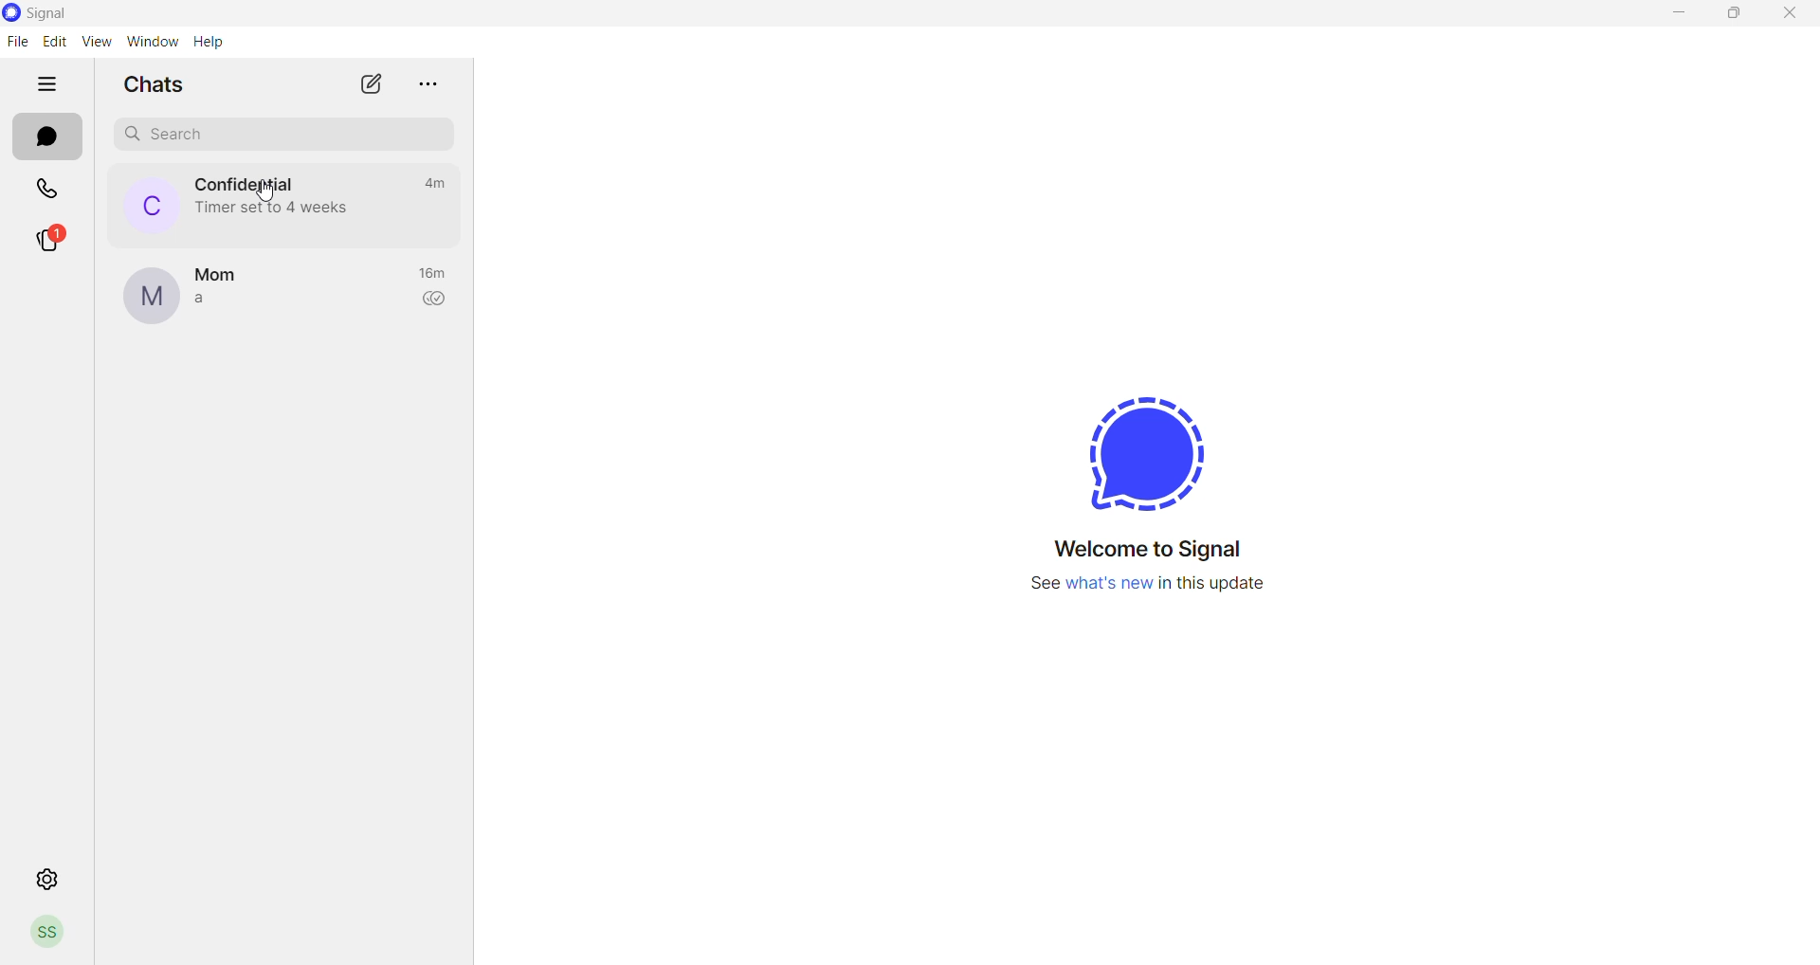 The width and height of the screenshot is (1820, 965). What do you see at coordinates (209, 43) in the screenshot?
I see `help` at bounding box center [209, 43].